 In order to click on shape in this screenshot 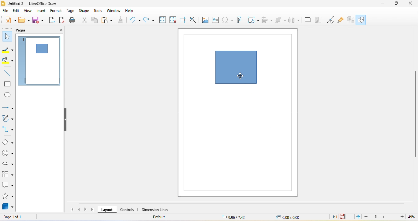, I will do `click(234, 67)`.